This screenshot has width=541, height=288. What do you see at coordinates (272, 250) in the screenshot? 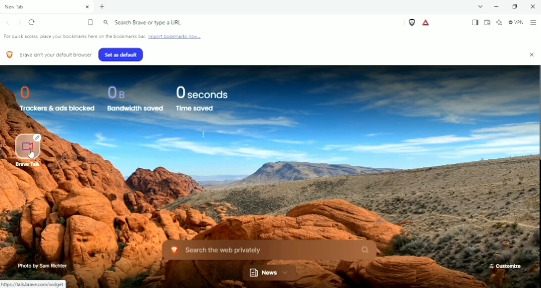
I see `Search the web privately` at bounding box center [272, 250].